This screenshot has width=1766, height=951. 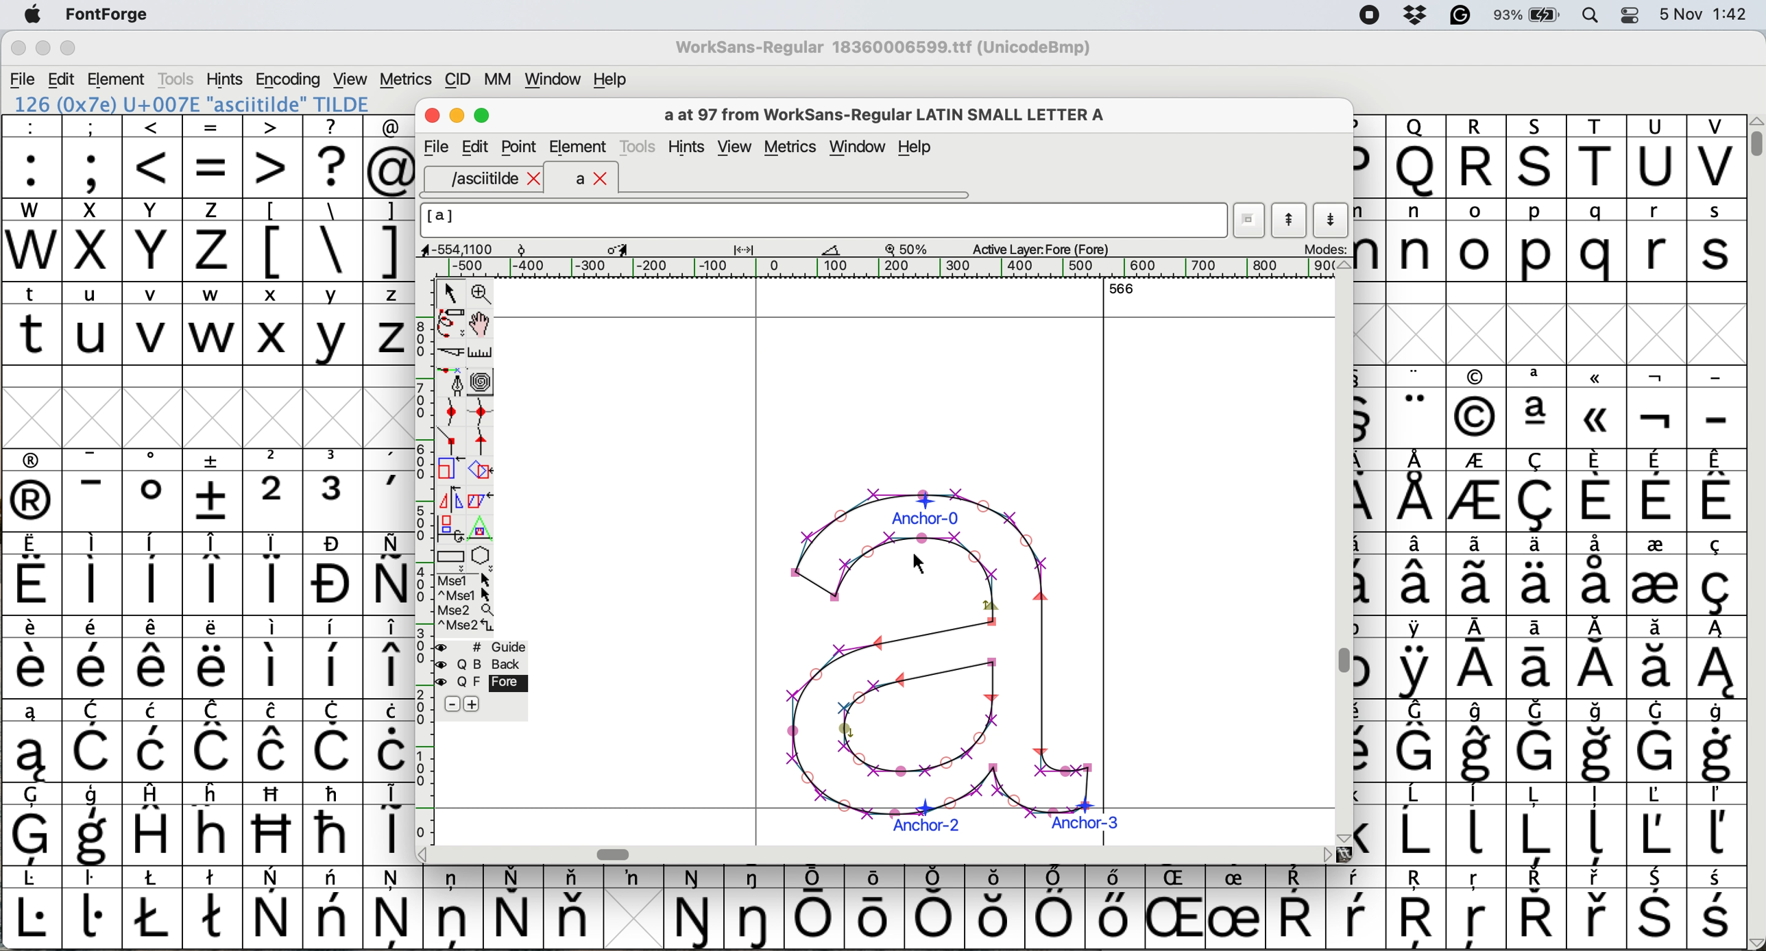 What do you see at coordinates (1537, 741) in the screenshot?
I see `symbol` at bounding box center [1537, 741].